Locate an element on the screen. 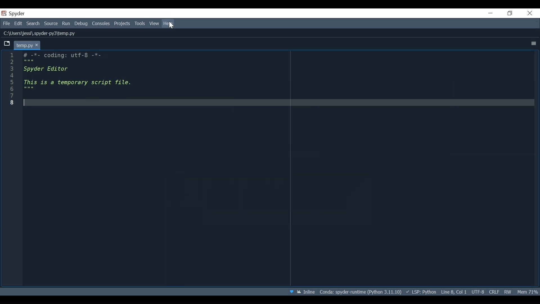 This screenshot has width=540, height=304. More Options is located at coordinates (532, 44).